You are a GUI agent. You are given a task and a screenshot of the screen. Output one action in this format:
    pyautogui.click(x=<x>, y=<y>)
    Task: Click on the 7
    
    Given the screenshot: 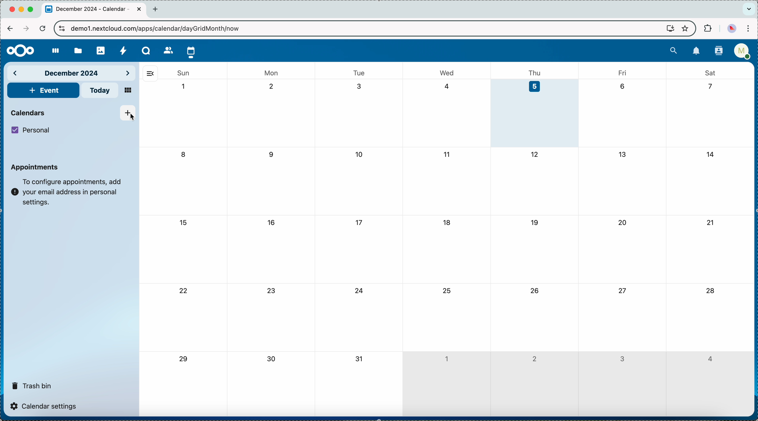 What is the action you would take?
    pyautogui.click(x=708, y=87)
    